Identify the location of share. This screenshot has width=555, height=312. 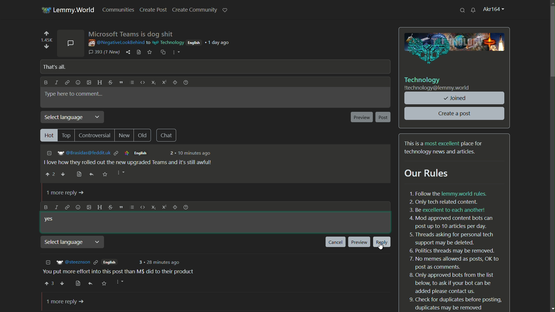
(129, 52).